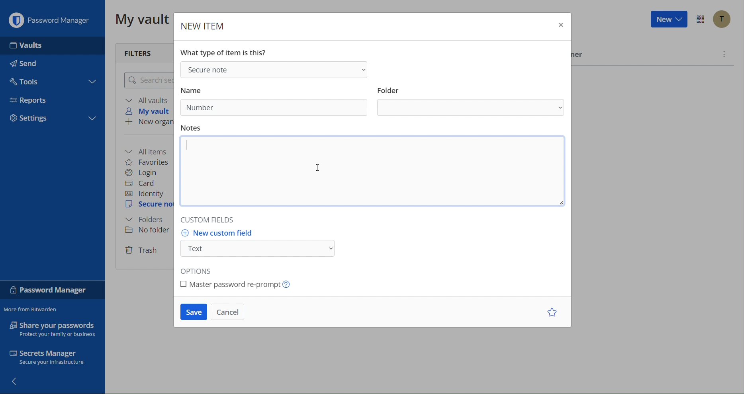 The height and width of the screenshot is (394, 744). What do you see at coordinates (32, 117) in the screenshot?
I see `Settings` at bounding box center [32, 117].